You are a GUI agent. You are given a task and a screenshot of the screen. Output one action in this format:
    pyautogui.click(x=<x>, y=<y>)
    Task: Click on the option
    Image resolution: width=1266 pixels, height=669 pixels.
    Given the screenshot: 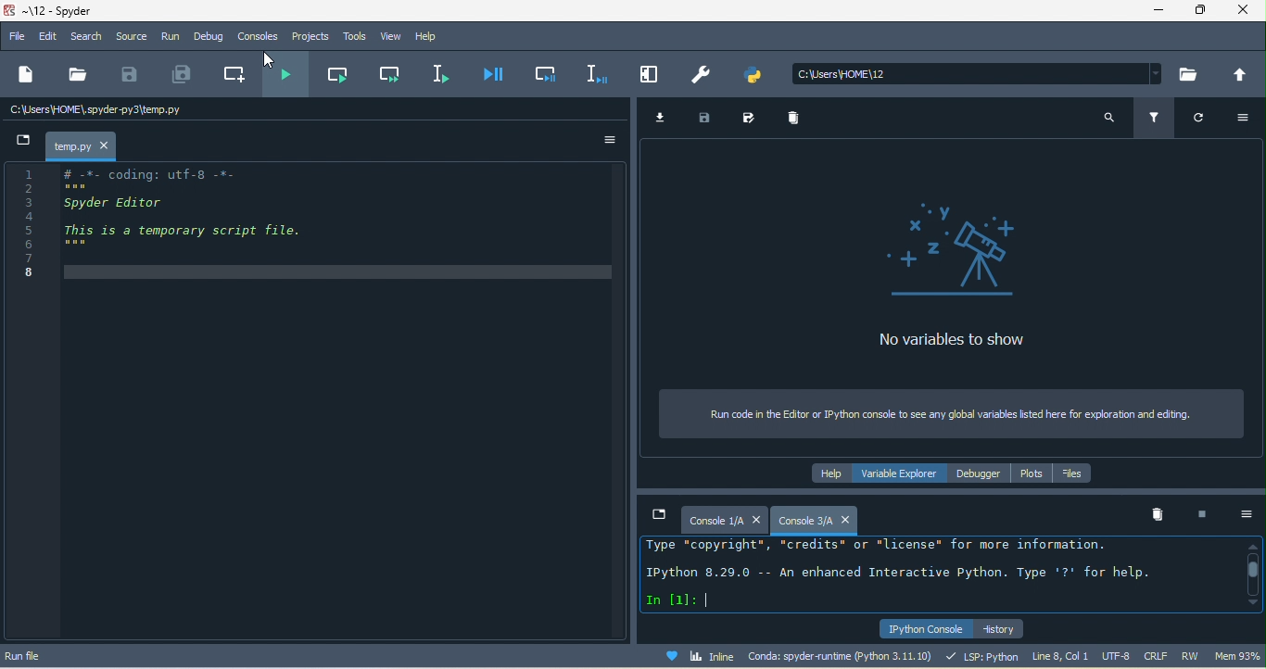 What is the action you would take?
    pyautogui.click(x=609, y=140)
    